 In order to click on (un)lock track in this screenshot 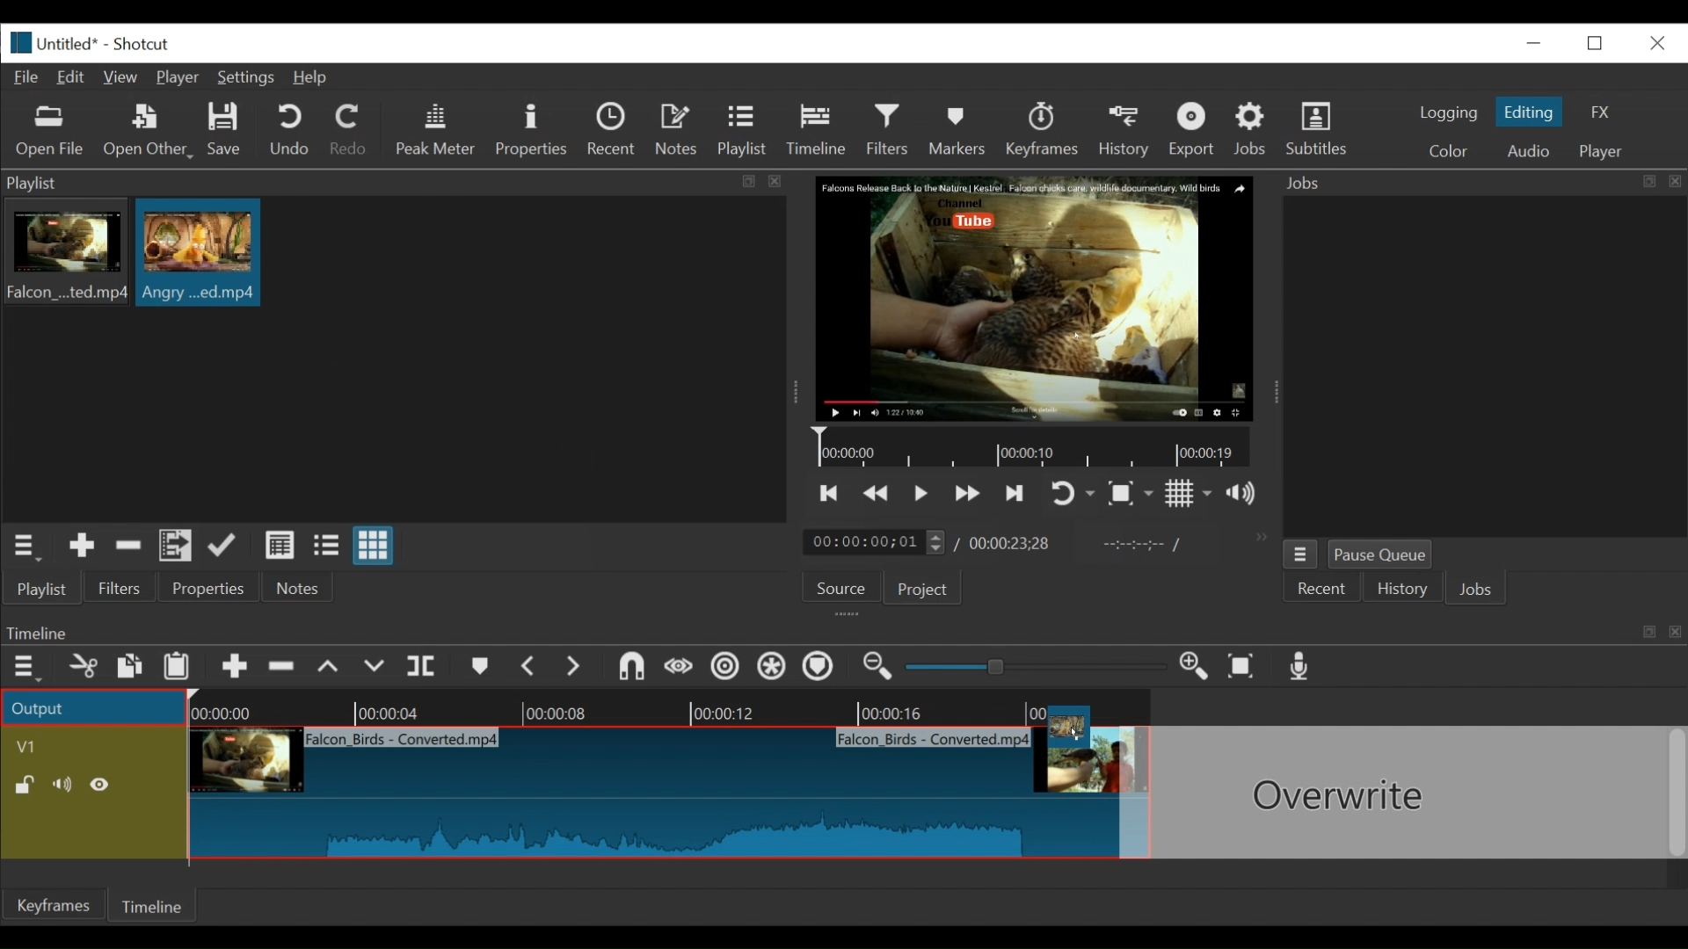, I will do `click(25, 785)`.